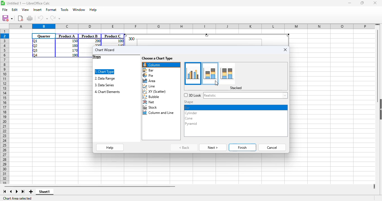 This screenshot has height=201, width=382. I want to click on 1. chart type, so click(104, 71).